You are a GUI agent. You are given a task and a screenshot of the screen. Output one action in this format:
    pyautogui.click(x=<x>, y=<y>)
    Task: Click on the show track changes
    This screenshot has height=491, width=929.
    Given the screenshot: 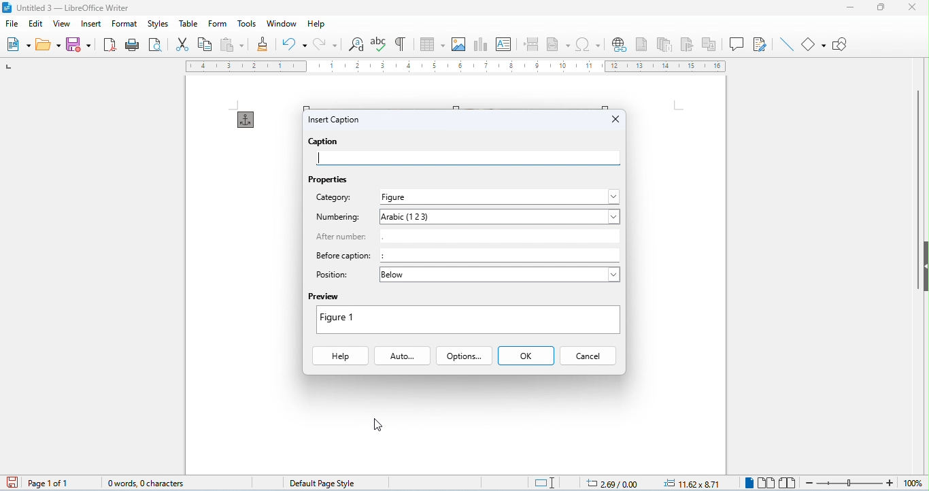 What is the action you would take?
    pyautogui.click(x=760, y=44)
    